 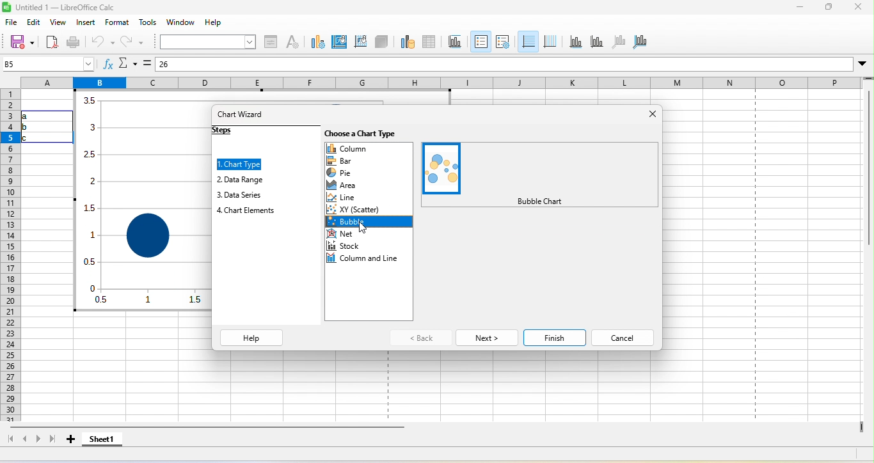 What do you see at coordinates (54, 441) in the screenshot?
I see `last sheet` at bounding box center [54, 441].